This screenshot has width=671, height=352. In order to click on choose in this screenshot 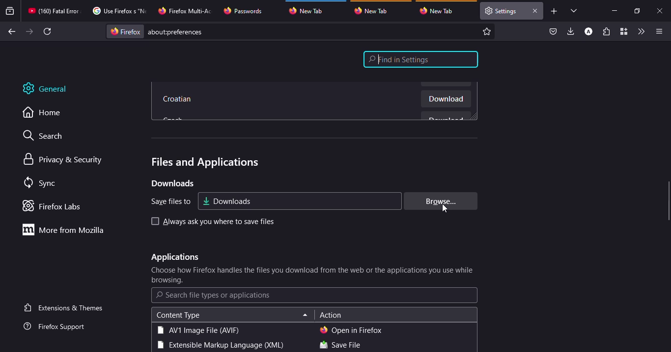, I will do `click(313, 276)`.